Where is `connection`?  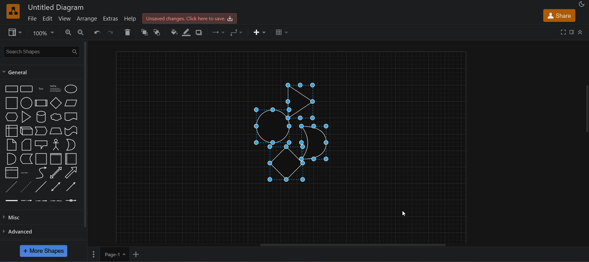 connection is located at coordinates (219, 33).